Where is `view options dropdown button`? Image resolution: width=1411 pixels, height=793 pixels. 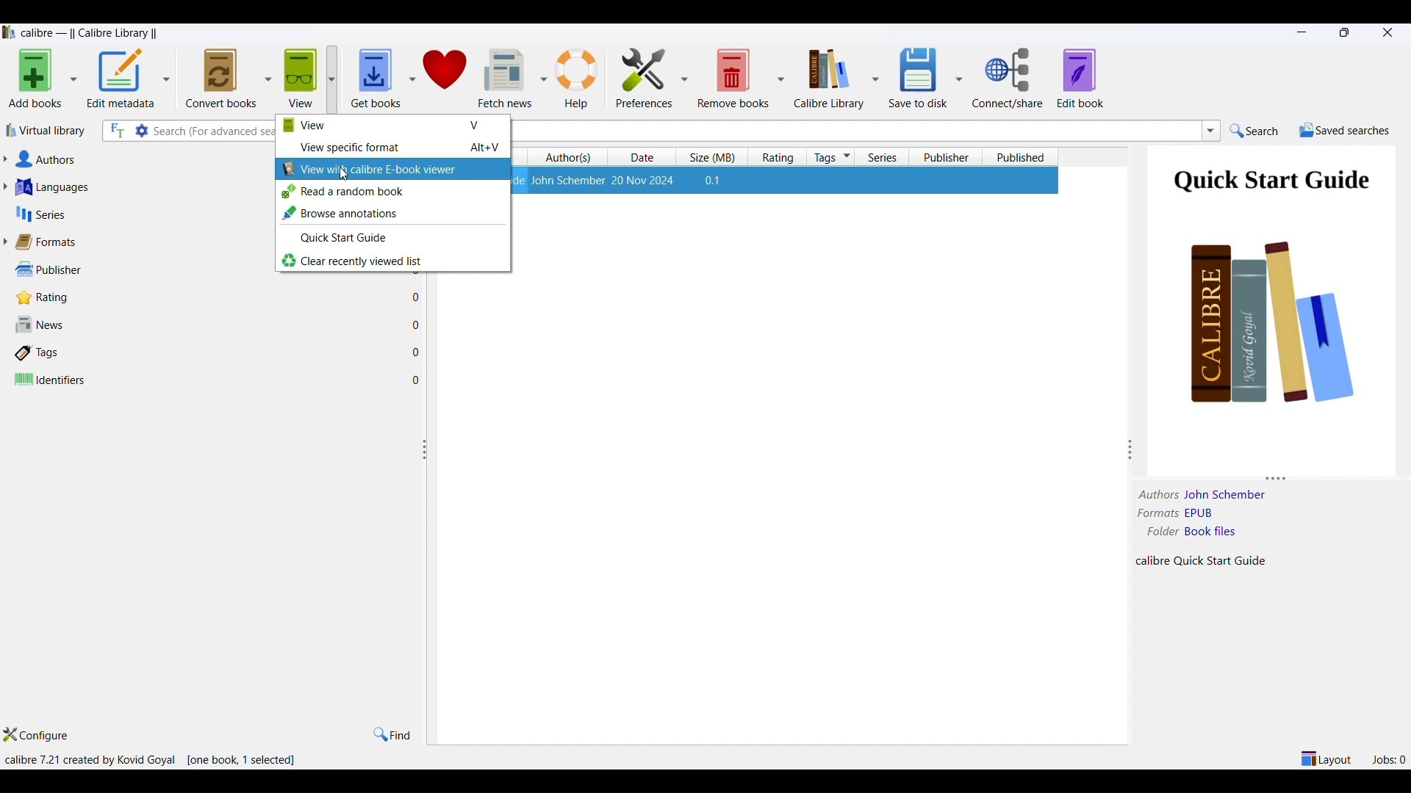
view options dropdown button is located at coordinates (337, 78).